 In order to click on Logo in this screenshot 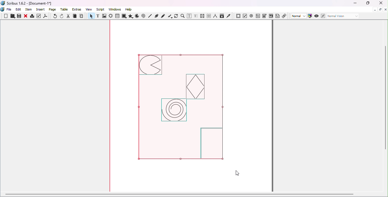, I will do `click(3, 10)`.